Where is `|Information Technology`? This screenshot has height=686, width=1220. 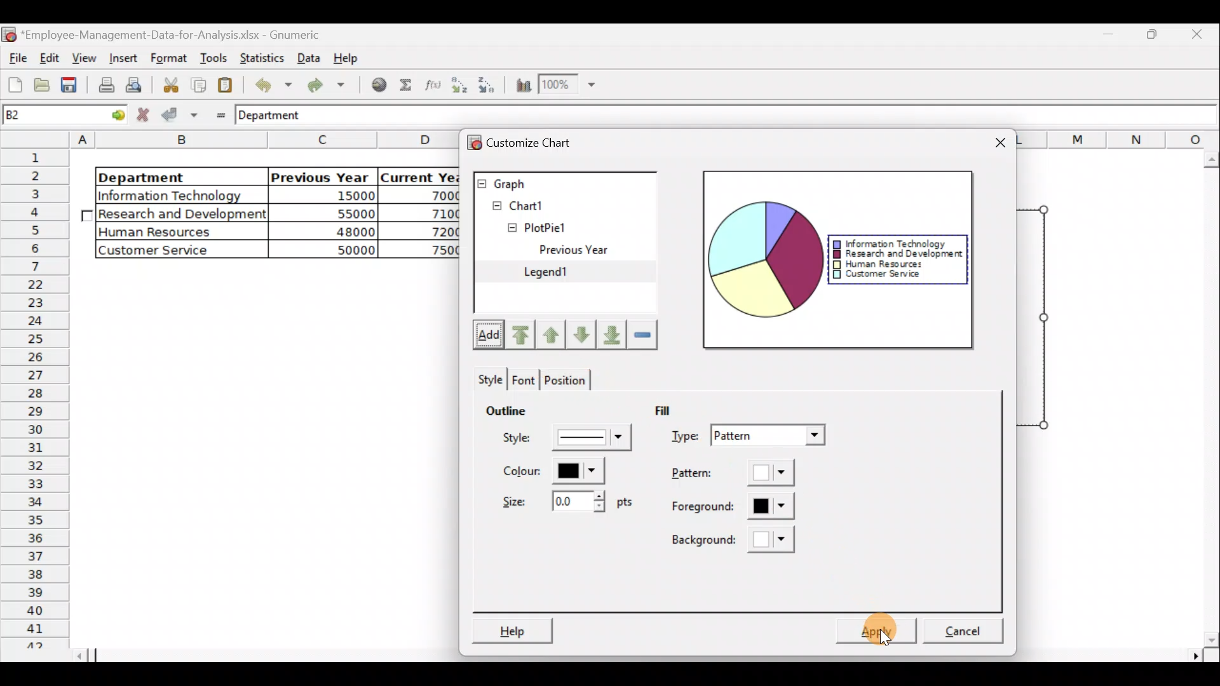
|Information Technology is located at coordinates (180, 195).